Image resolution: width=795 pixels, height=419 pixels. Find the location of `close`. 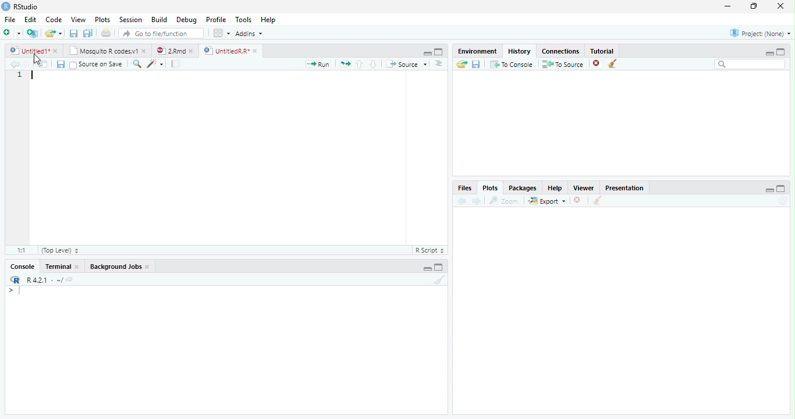

close is located at coordinates (144, 51).